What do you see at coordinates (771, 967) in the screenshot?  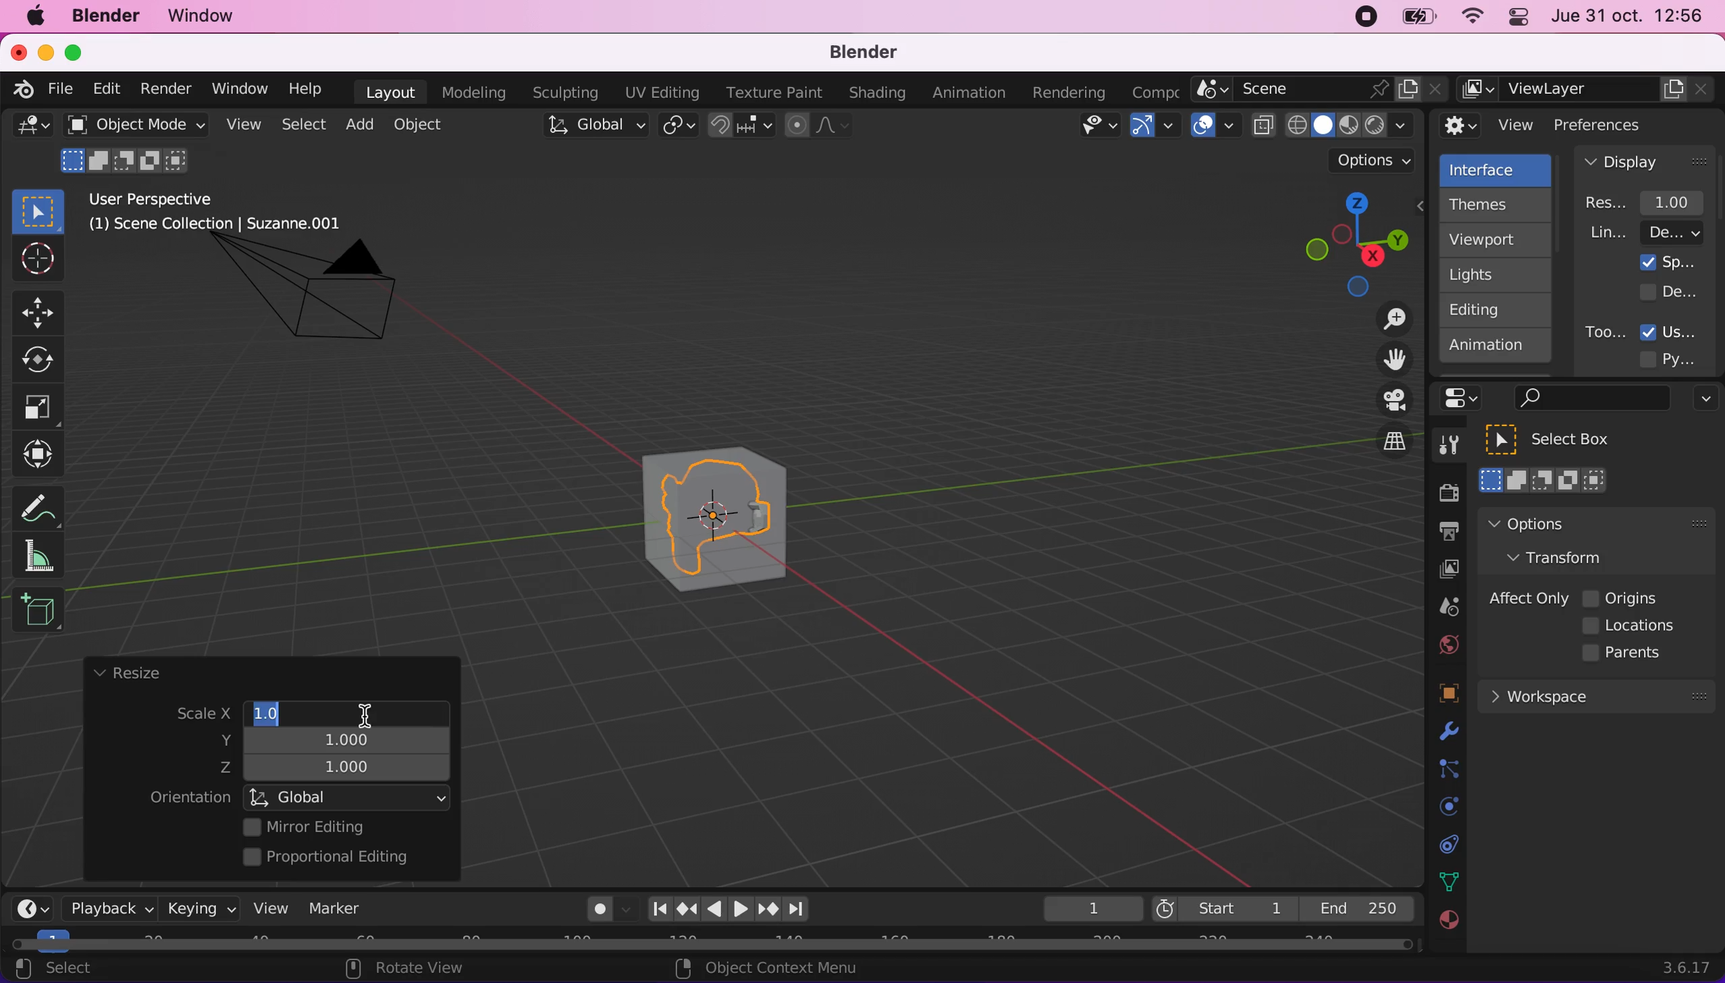 I see `object context menu` at bounding box center [771, 967].